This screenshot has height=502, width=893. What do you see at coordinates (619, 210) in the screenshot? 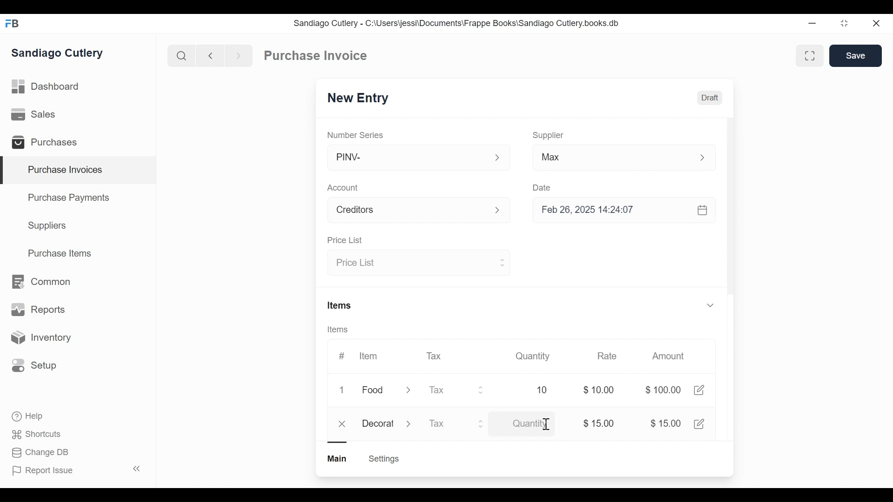
I see `Feb 26, 2025 14:24:07` at bounding box center [619, 210].